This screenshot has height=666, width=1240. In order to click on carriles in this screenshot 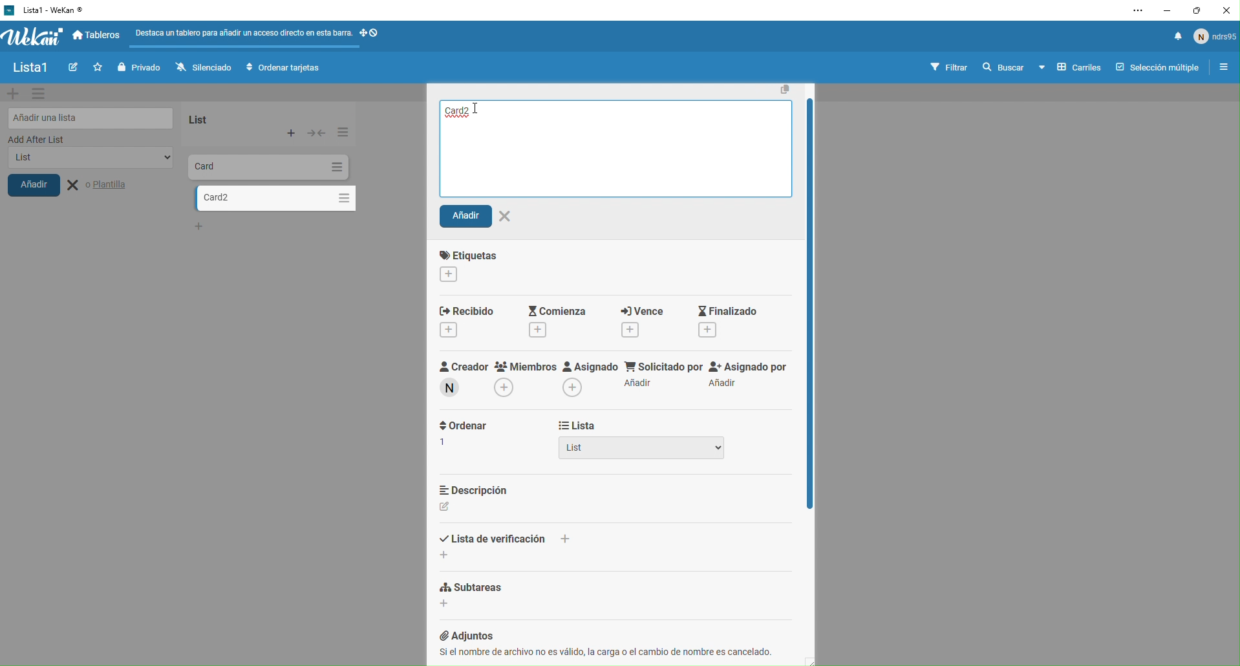, I will do `click(1071, 68)`.